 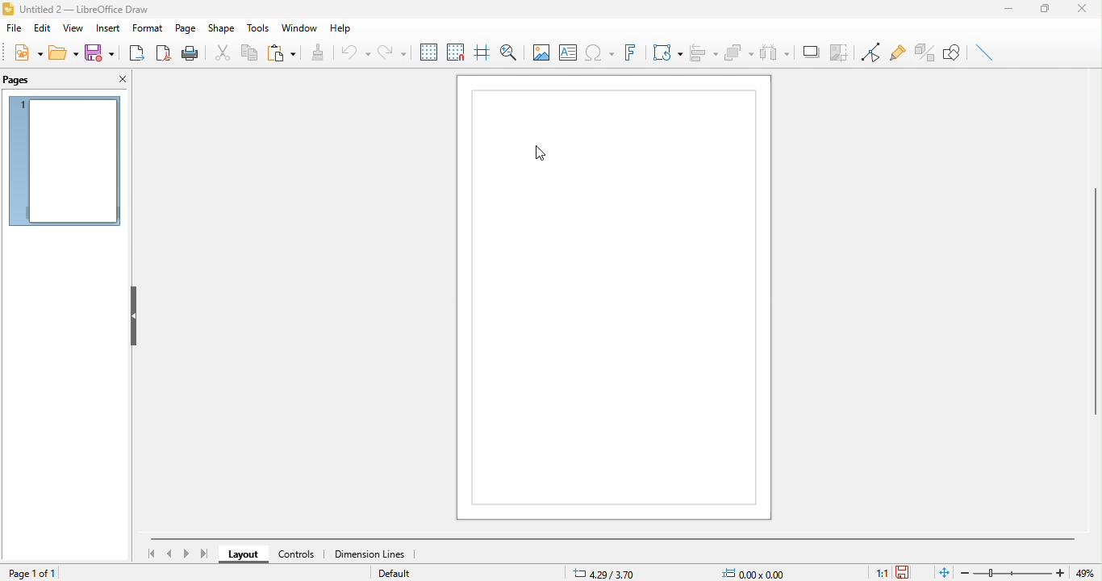 I want to click on close, so click(x=118, y=78).